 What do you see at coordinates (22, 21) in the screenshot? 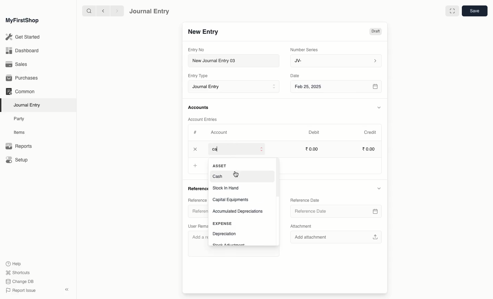
I see `MyFirstShop` at bounding box center [22, 21].